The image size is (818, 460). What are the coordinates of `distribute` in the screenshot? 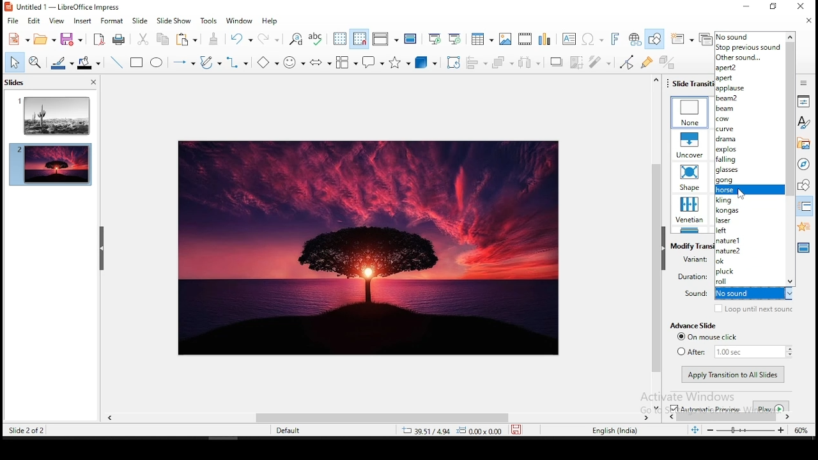 It's located at (531, 62).